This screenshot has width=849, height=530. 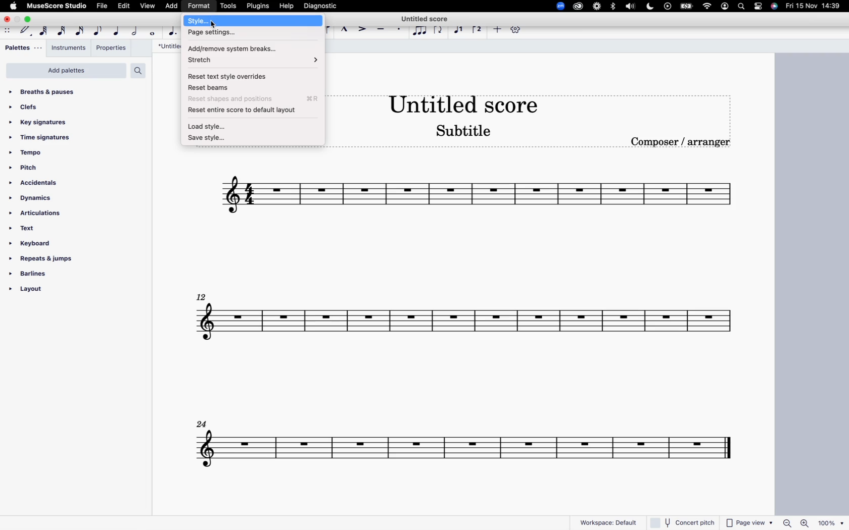 I want to click on eighth note, so click(x=99, y=31).